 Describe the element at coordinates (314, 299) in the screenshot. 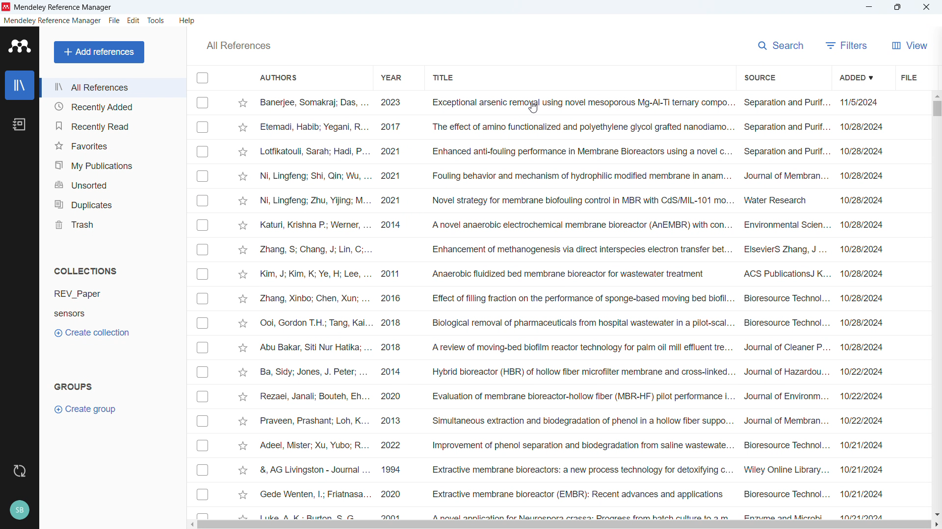

I see `zhang,xinbo,chen,xun` at that location.